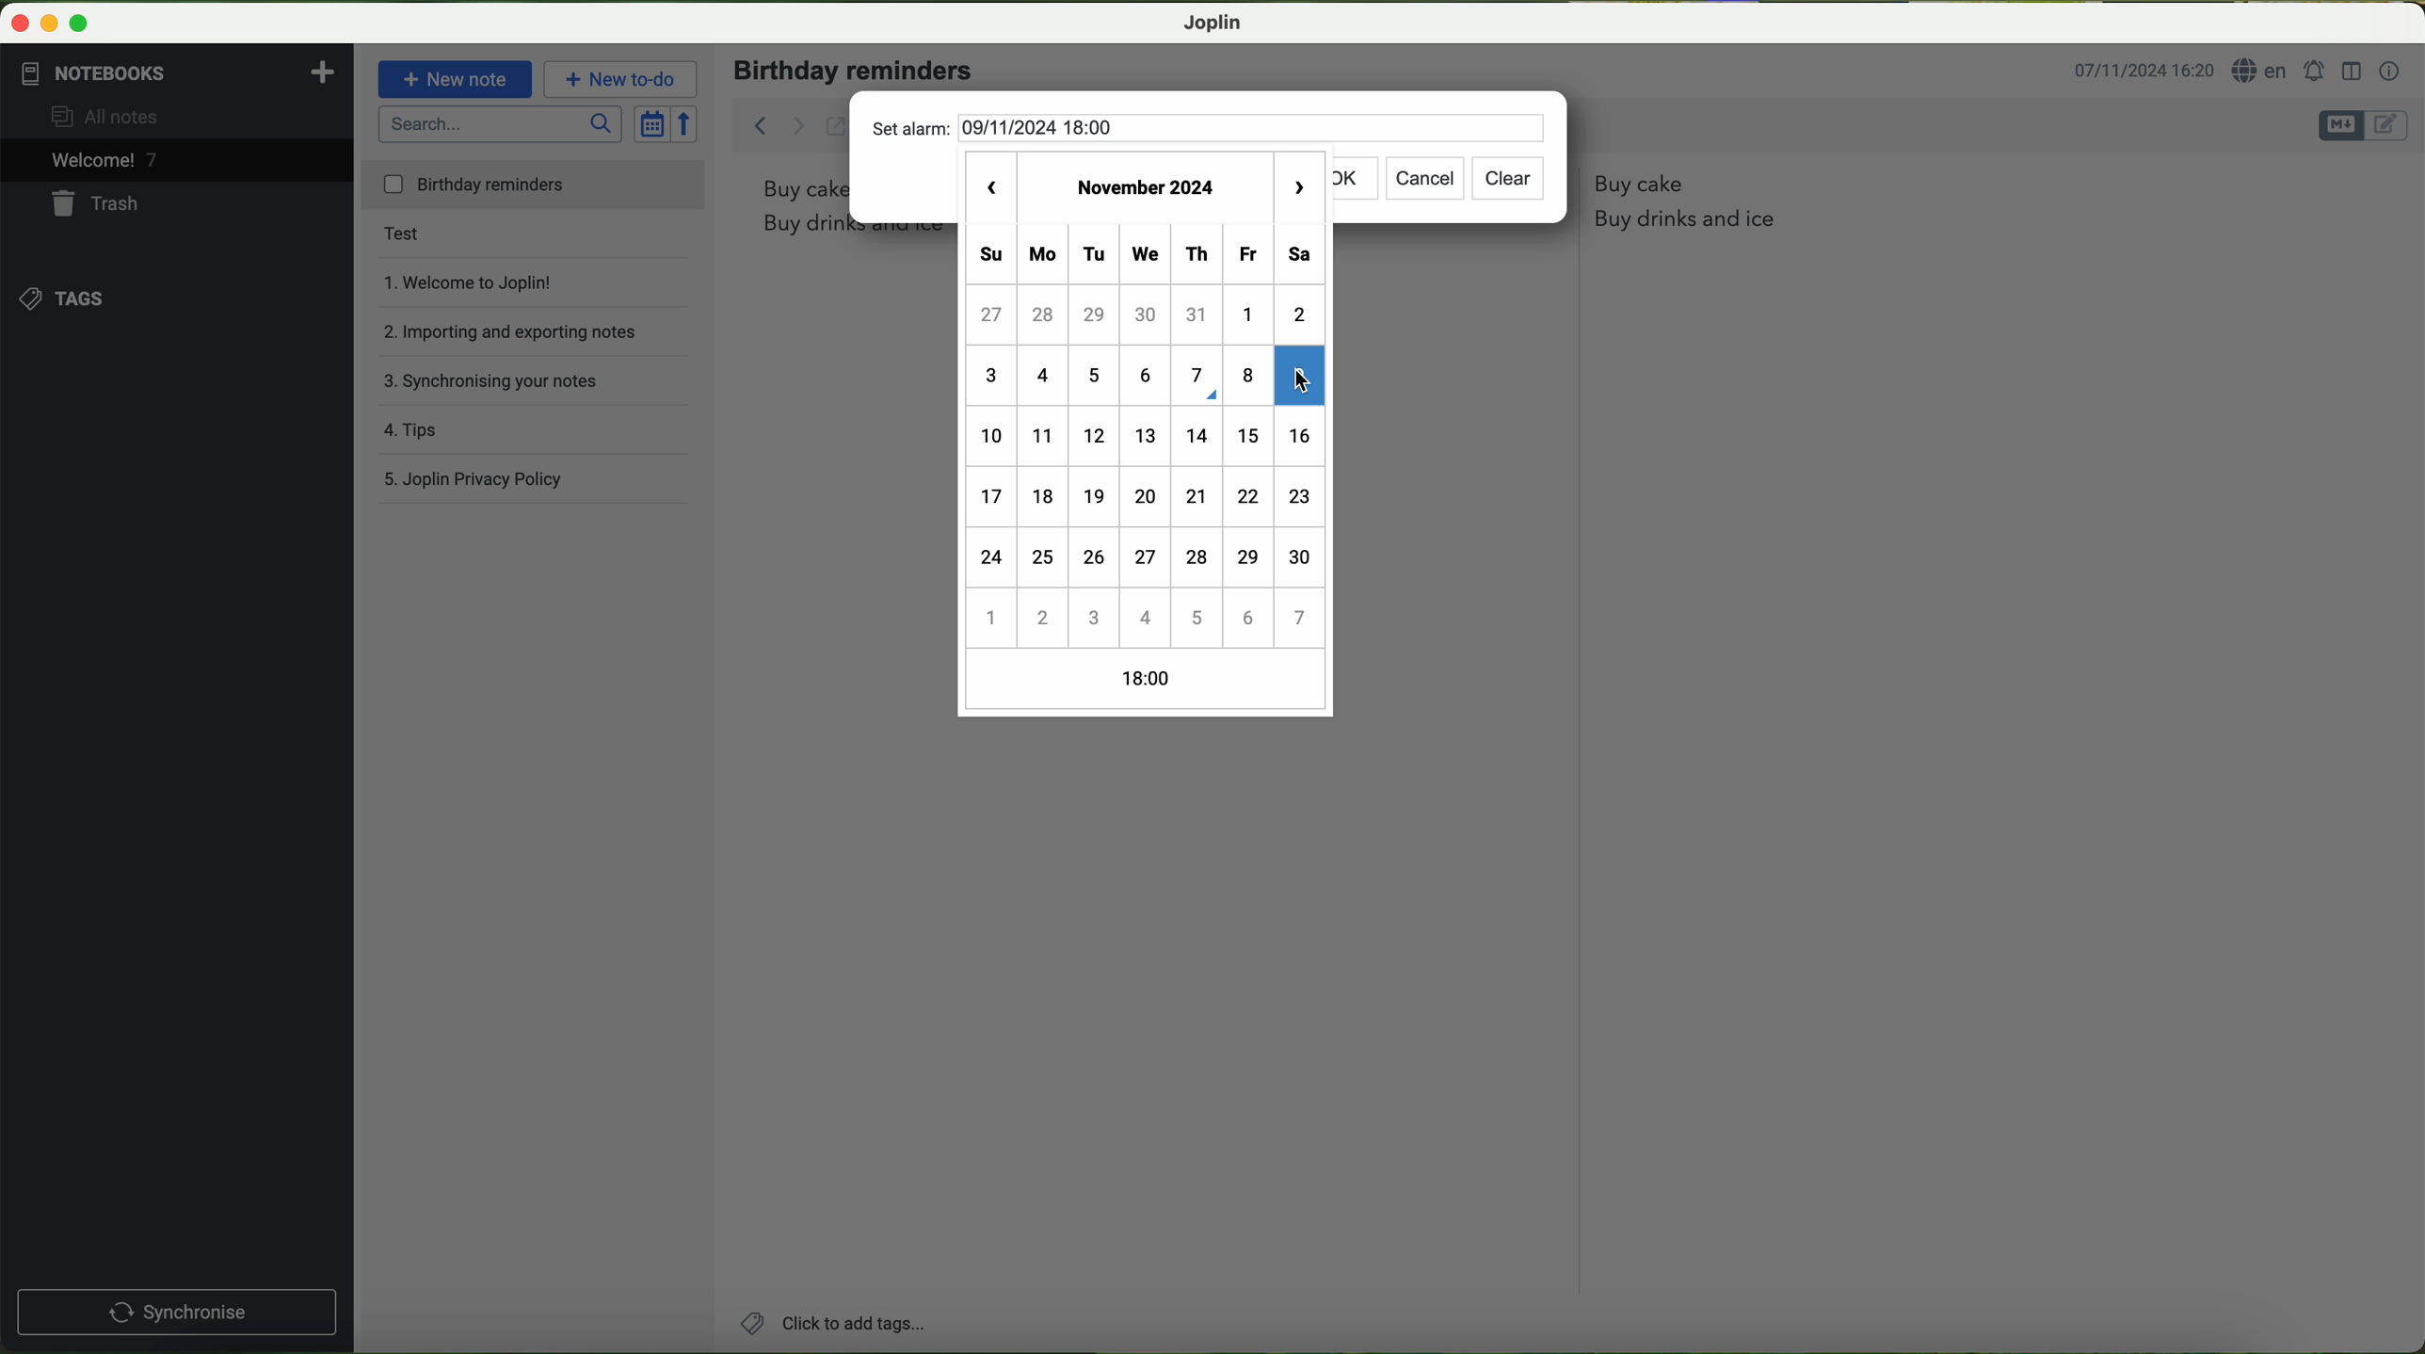 The height and width of the screenshot is (1354, 2425). I want to click on november 2024, so click(1132, 183).